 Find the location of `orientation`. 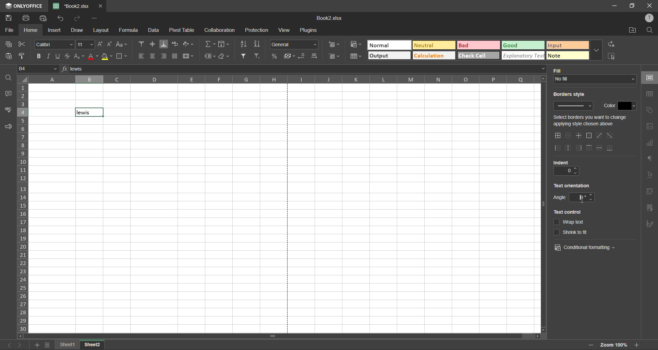

orientation is located at coordinates (188, 43).